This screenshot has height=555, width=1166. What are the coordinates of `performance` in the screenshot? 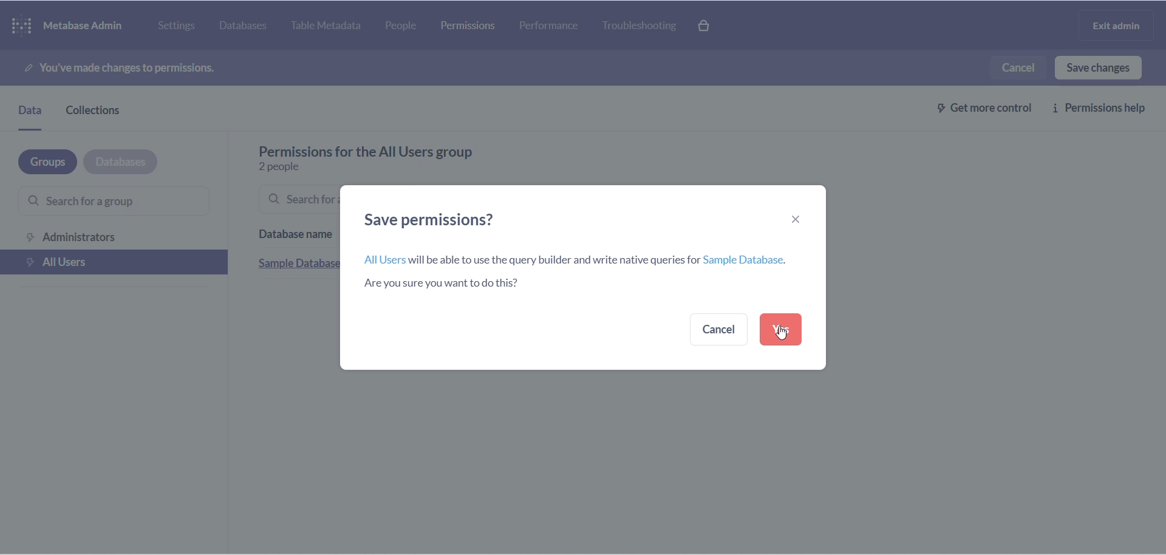 It's located at (550, 24).